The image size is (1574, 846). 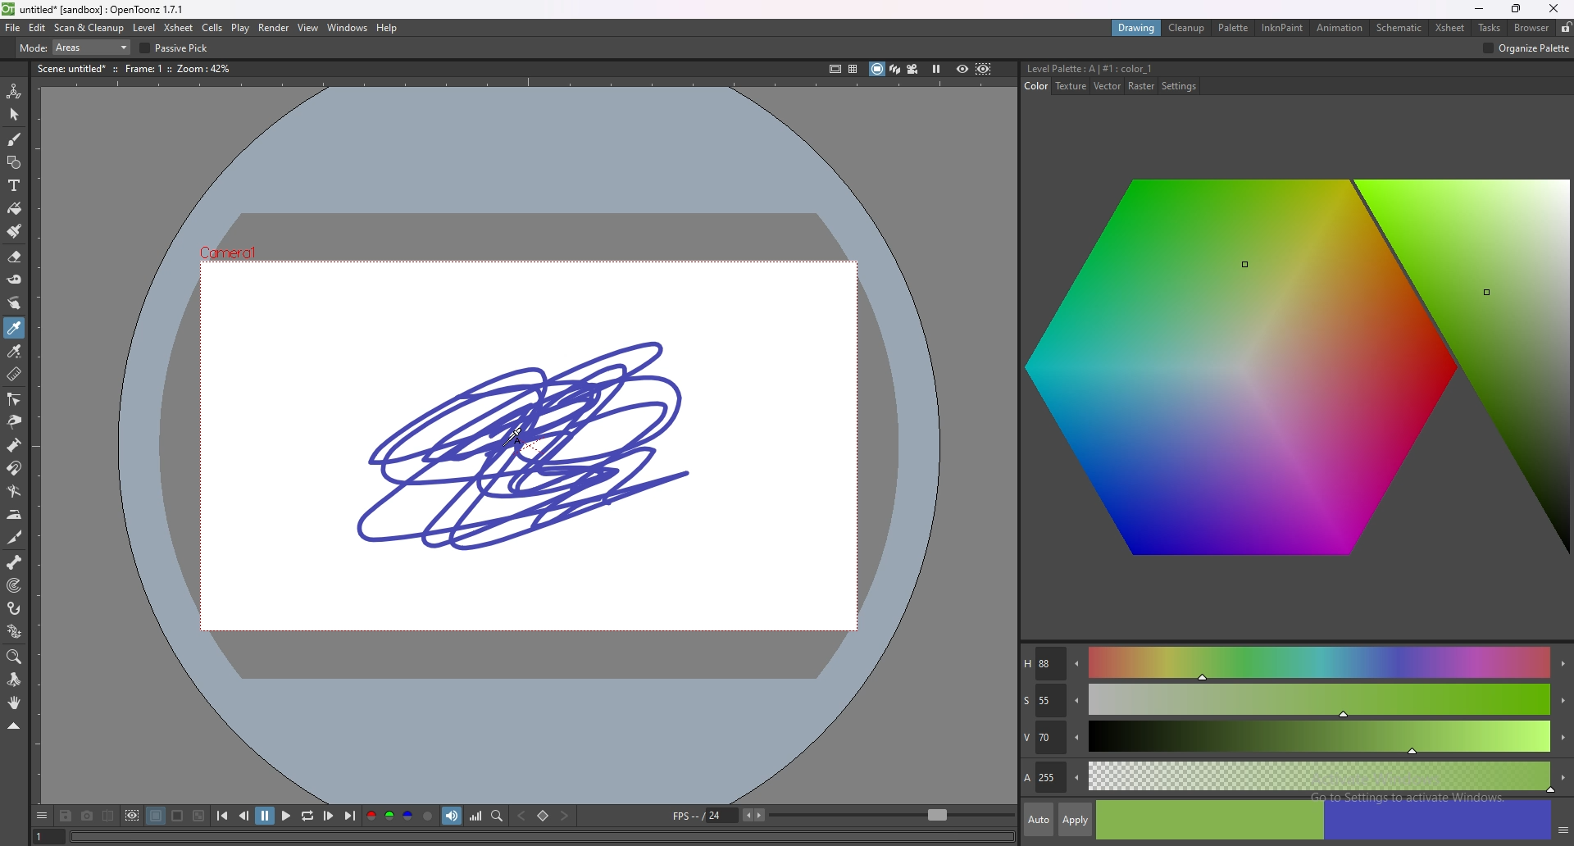 I want to click on windows, so click(x=348, y=27).